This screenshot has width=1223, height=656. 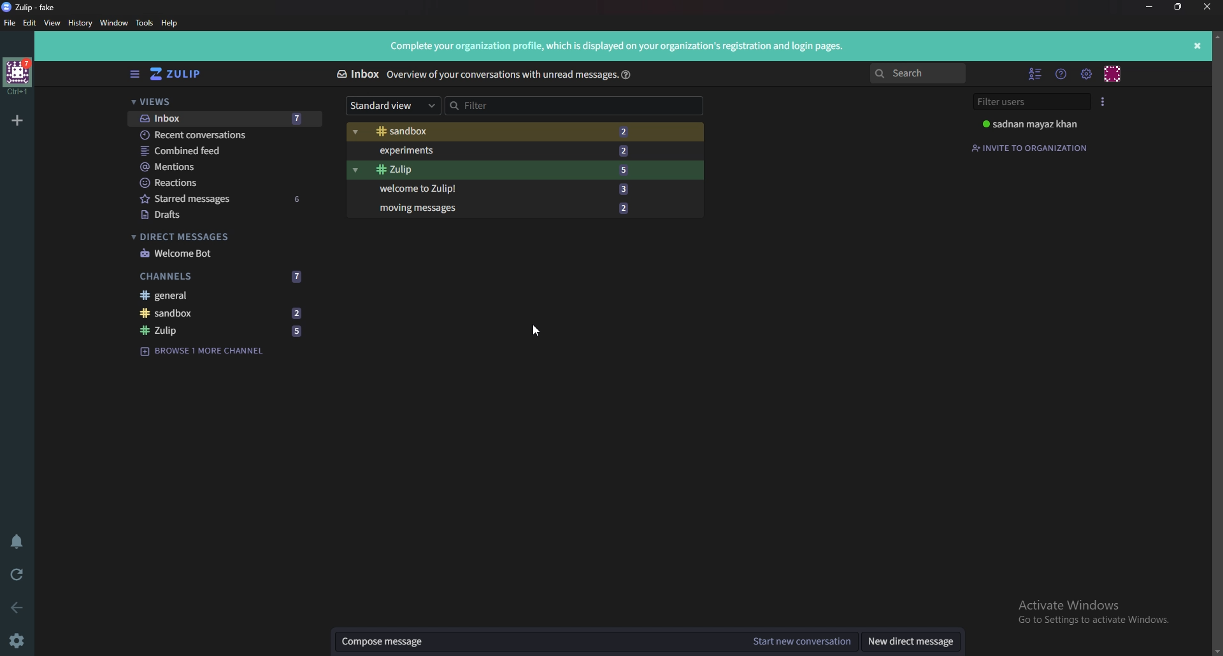 I want to click on welcome bot, so click(x=223, y=253).